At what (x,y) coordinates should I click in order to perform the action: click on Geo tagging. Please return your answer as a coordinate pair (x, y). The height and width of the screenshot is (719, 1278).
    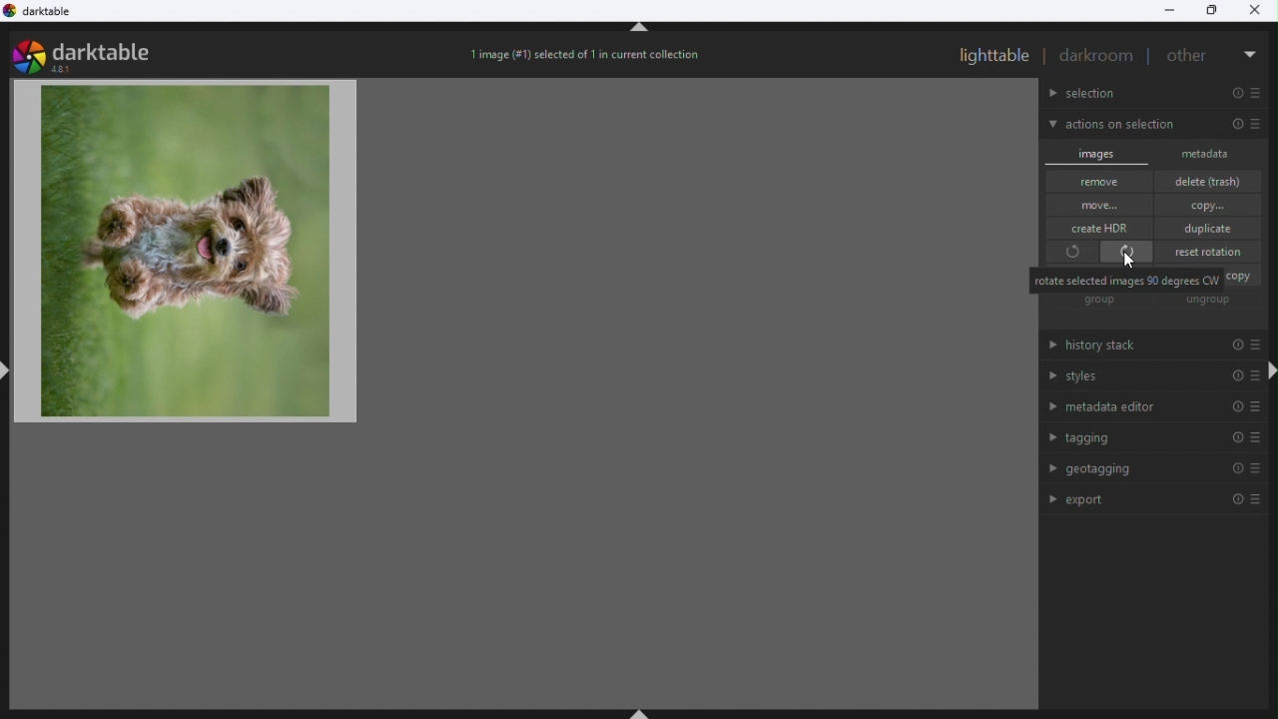
    Looking at the image, I should click on (1150, 470).